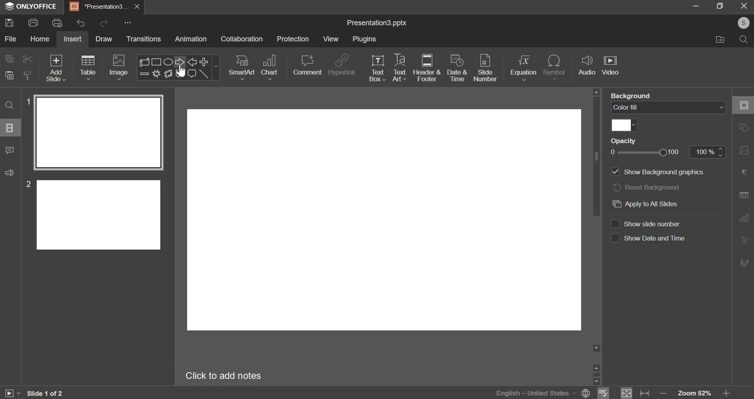  What do you see at coordinates (9, 75) in the screenshot?
I see `paste` at bounding box center [9, 75].